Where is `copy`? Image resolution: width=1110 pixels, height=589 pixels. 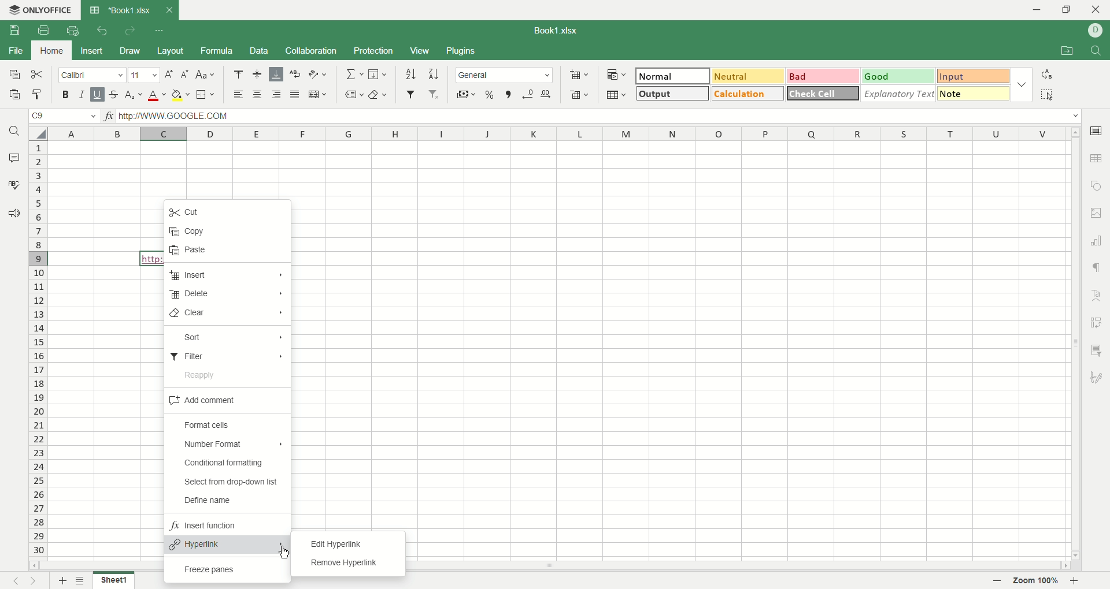
copy is located at coordinates (14, 75).